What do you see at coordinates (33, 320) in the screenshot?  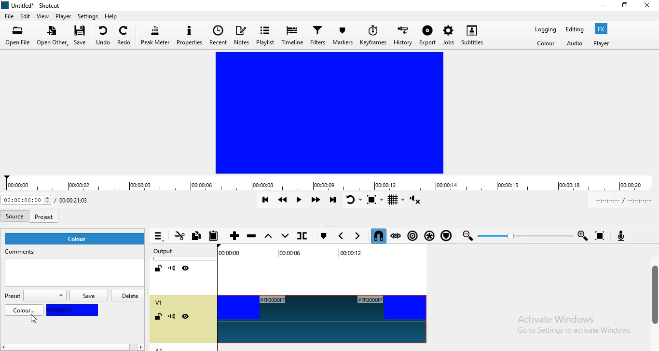 I see `cursor` at bounding box center [33, 320].